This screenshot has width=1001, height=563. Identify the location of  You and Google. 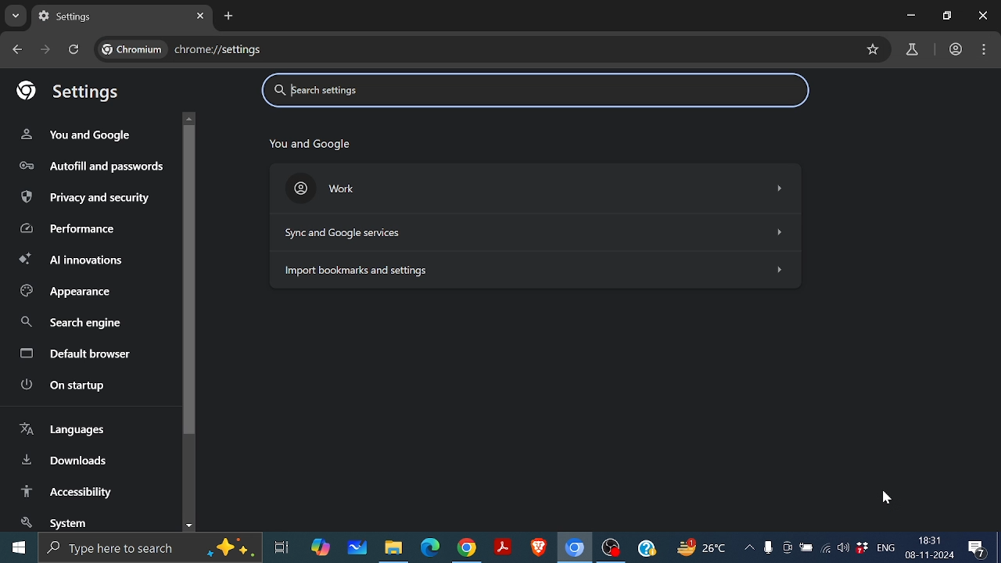
(310, 144).